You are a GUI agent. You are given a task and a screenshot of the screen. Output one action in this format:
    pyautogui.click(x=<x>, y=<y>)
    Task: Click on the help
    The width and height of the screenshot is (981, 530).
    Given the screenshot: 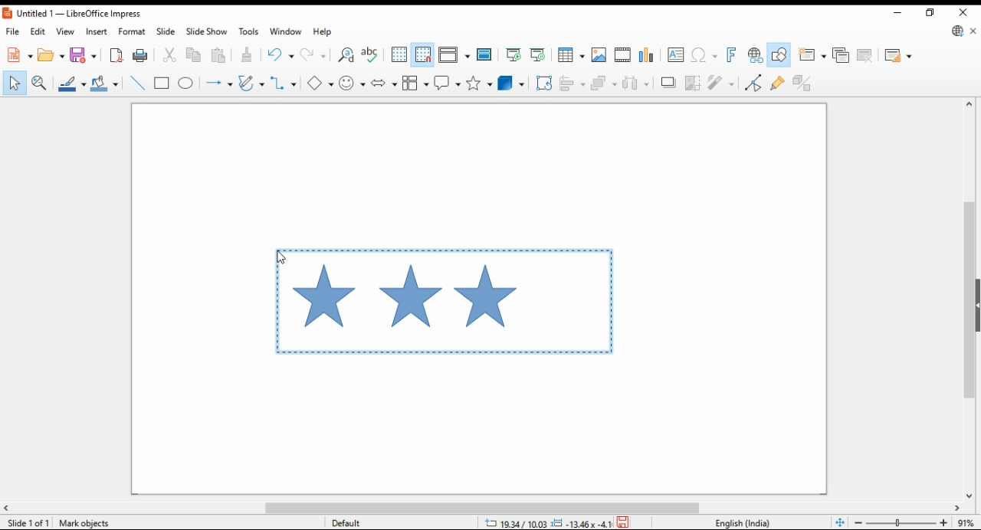 What is the action you would take?
    pyautogui.click(x=321, y=33)
    